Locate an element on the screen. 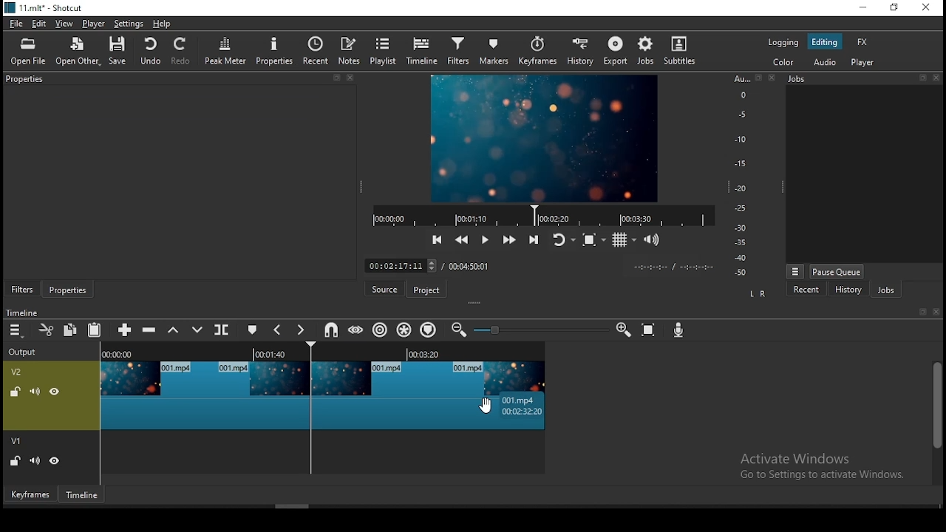 Image resolution: width=946 pixels, height=532 pixels. overwrite is located at coordinates (197, 330).